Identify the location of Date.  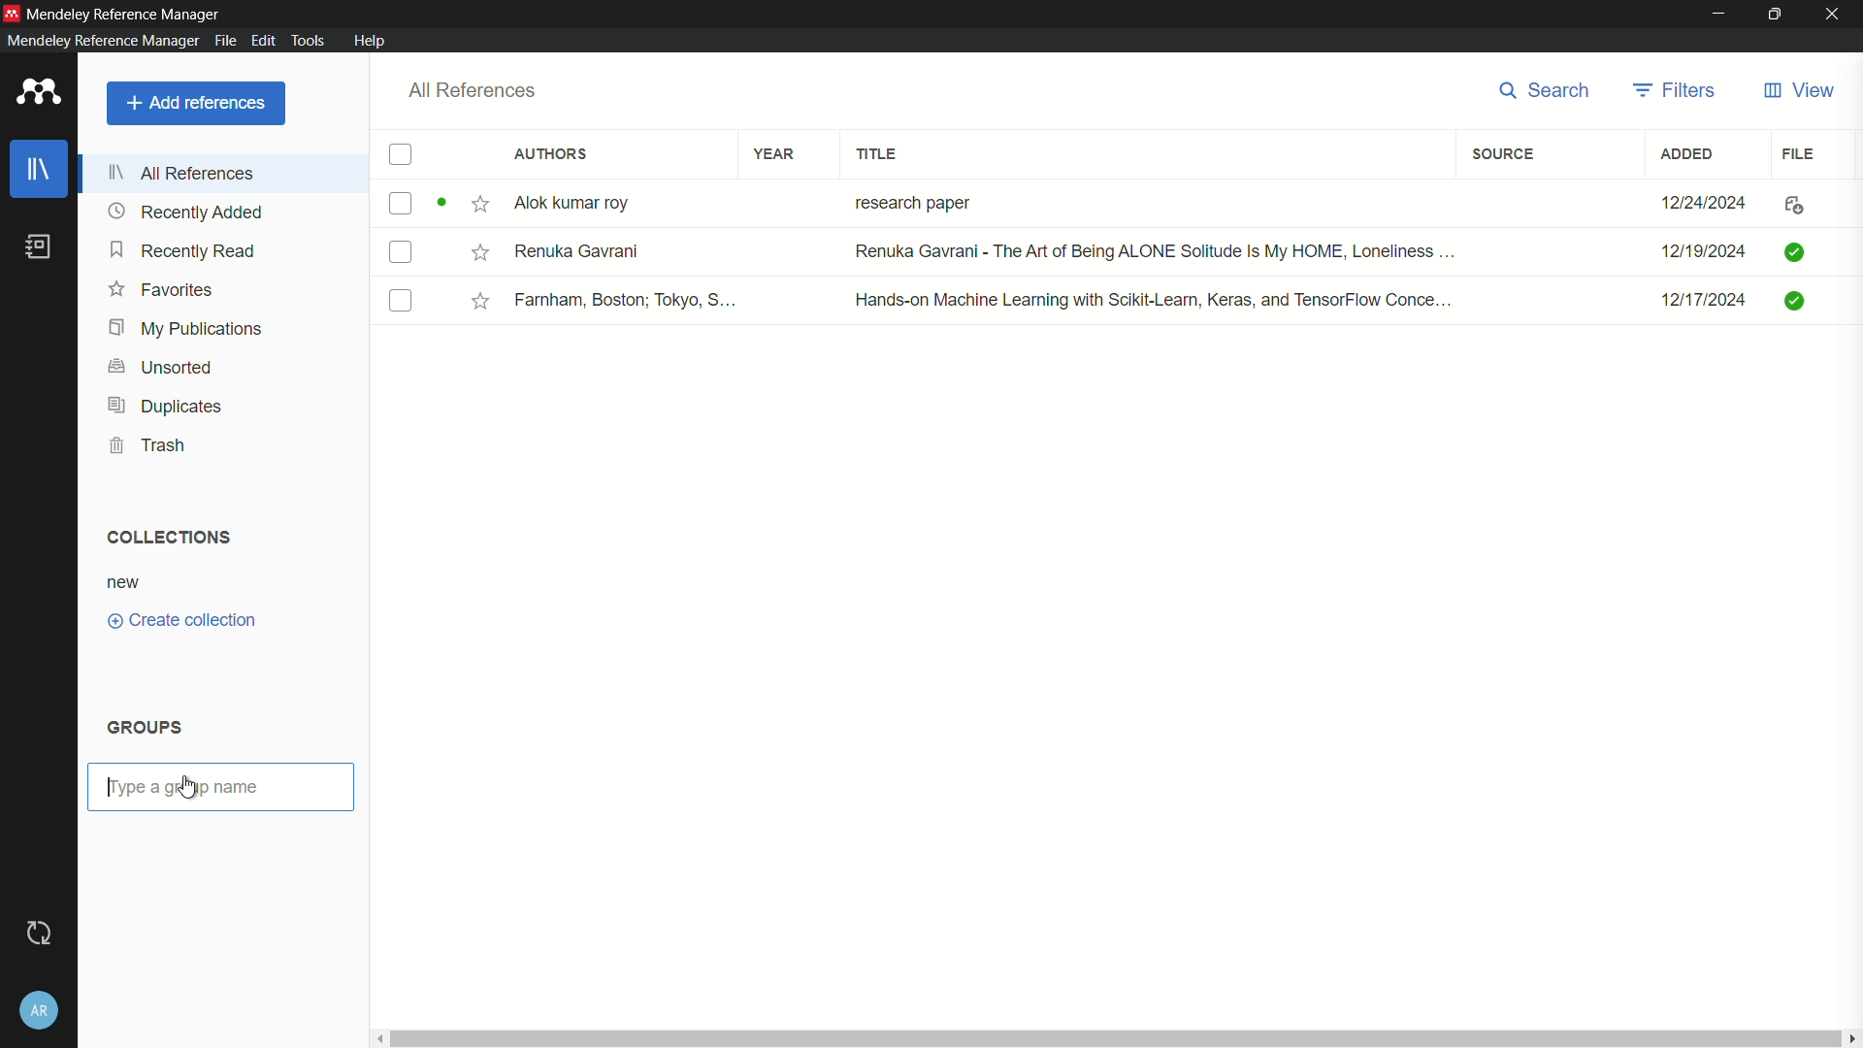
(1701, 252).